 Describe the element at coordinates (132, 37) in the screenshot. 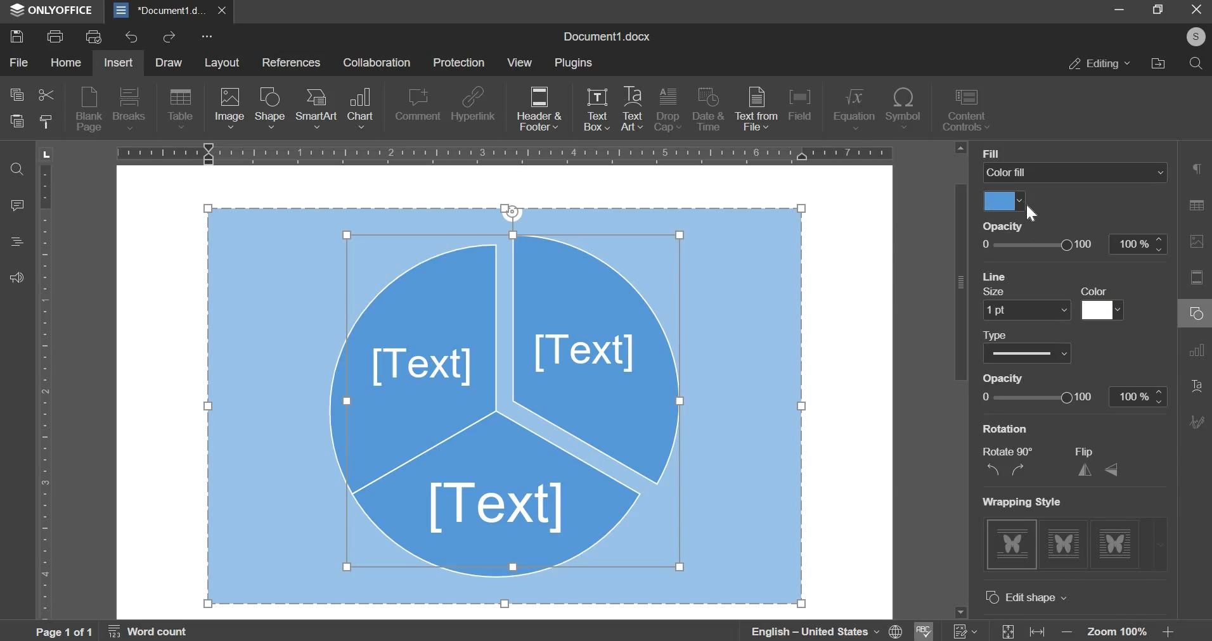

I see `undo` at that location.